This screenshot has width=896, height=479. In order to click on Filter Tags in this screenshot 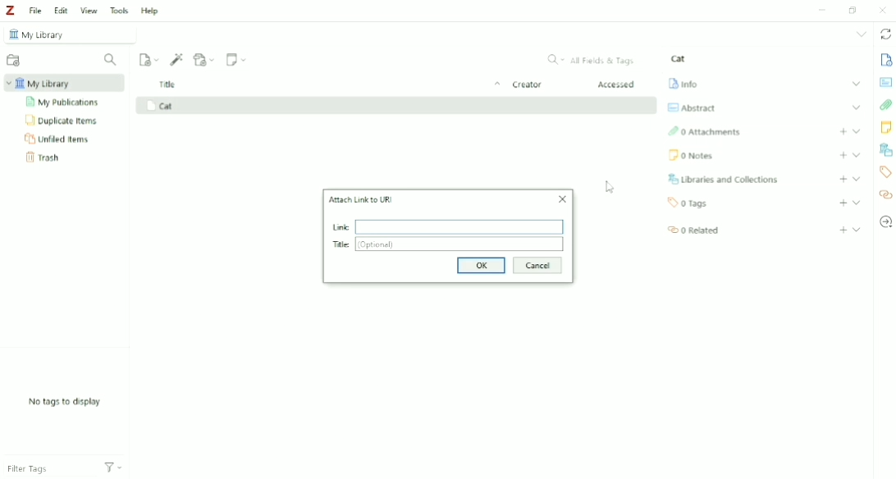, I will do `click(47, 465)`.